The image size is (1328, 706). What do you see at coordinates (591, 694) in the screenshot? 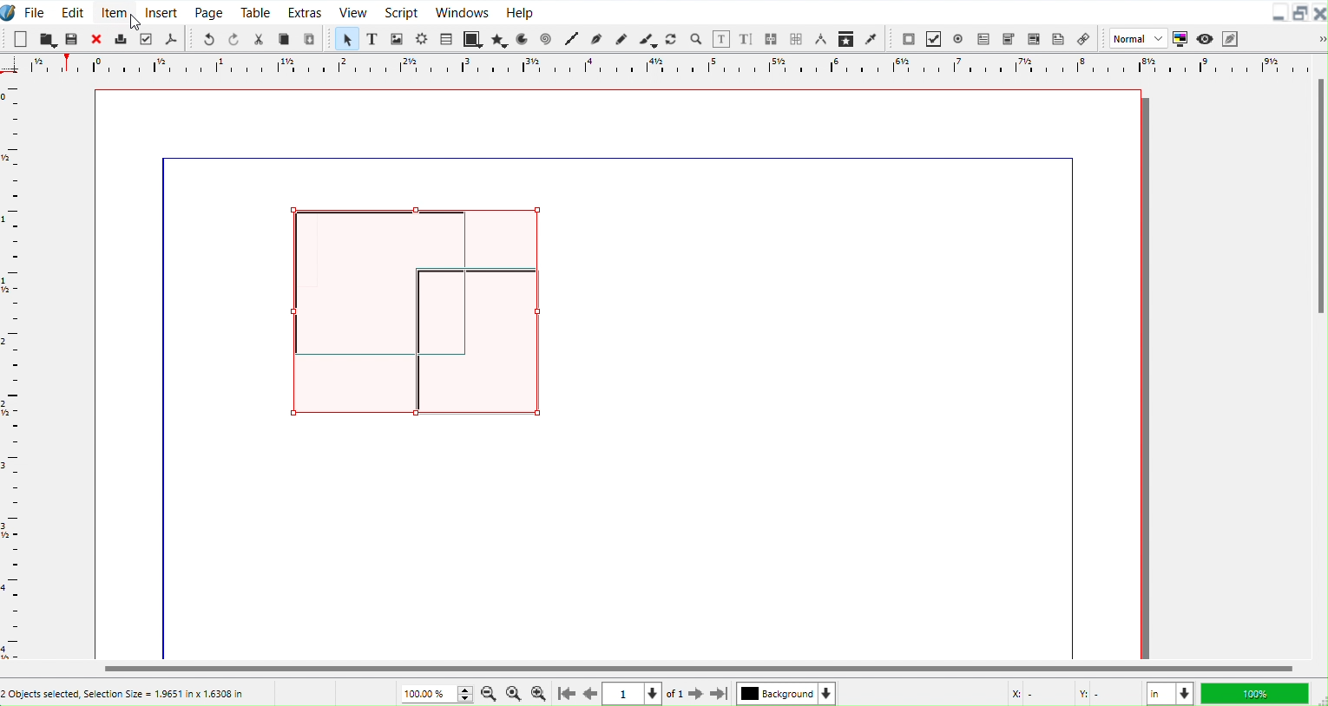
I see `Go to previous Page` at bounding box center [591, 694].